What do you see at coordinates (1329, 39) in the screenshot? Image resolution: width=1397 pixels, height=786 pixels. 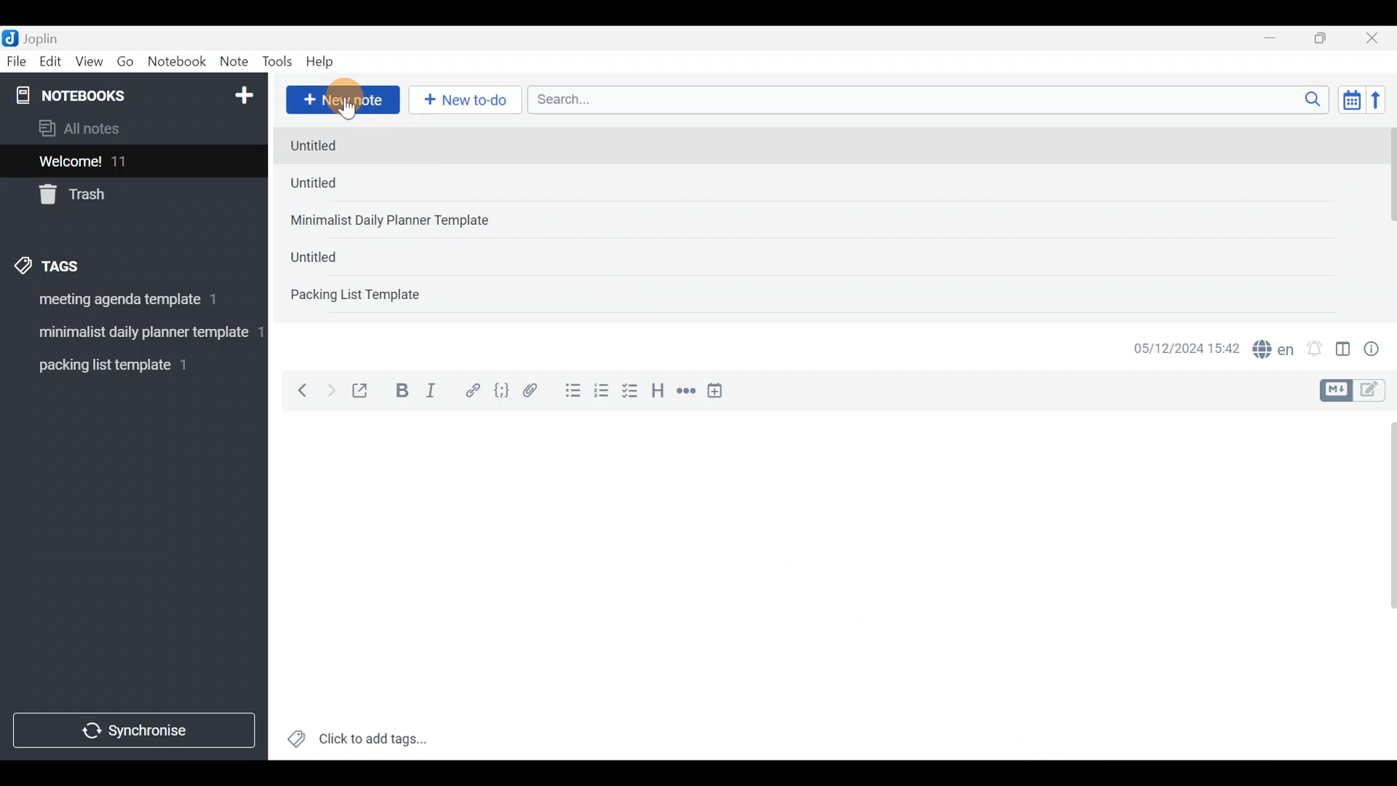 I see `Maximize` at bounding box center [1329, 39].